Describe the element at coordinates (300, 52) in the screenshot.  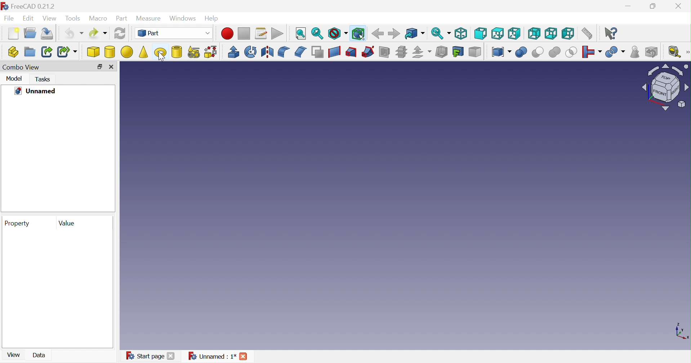
I see `Chamfer` at that location.